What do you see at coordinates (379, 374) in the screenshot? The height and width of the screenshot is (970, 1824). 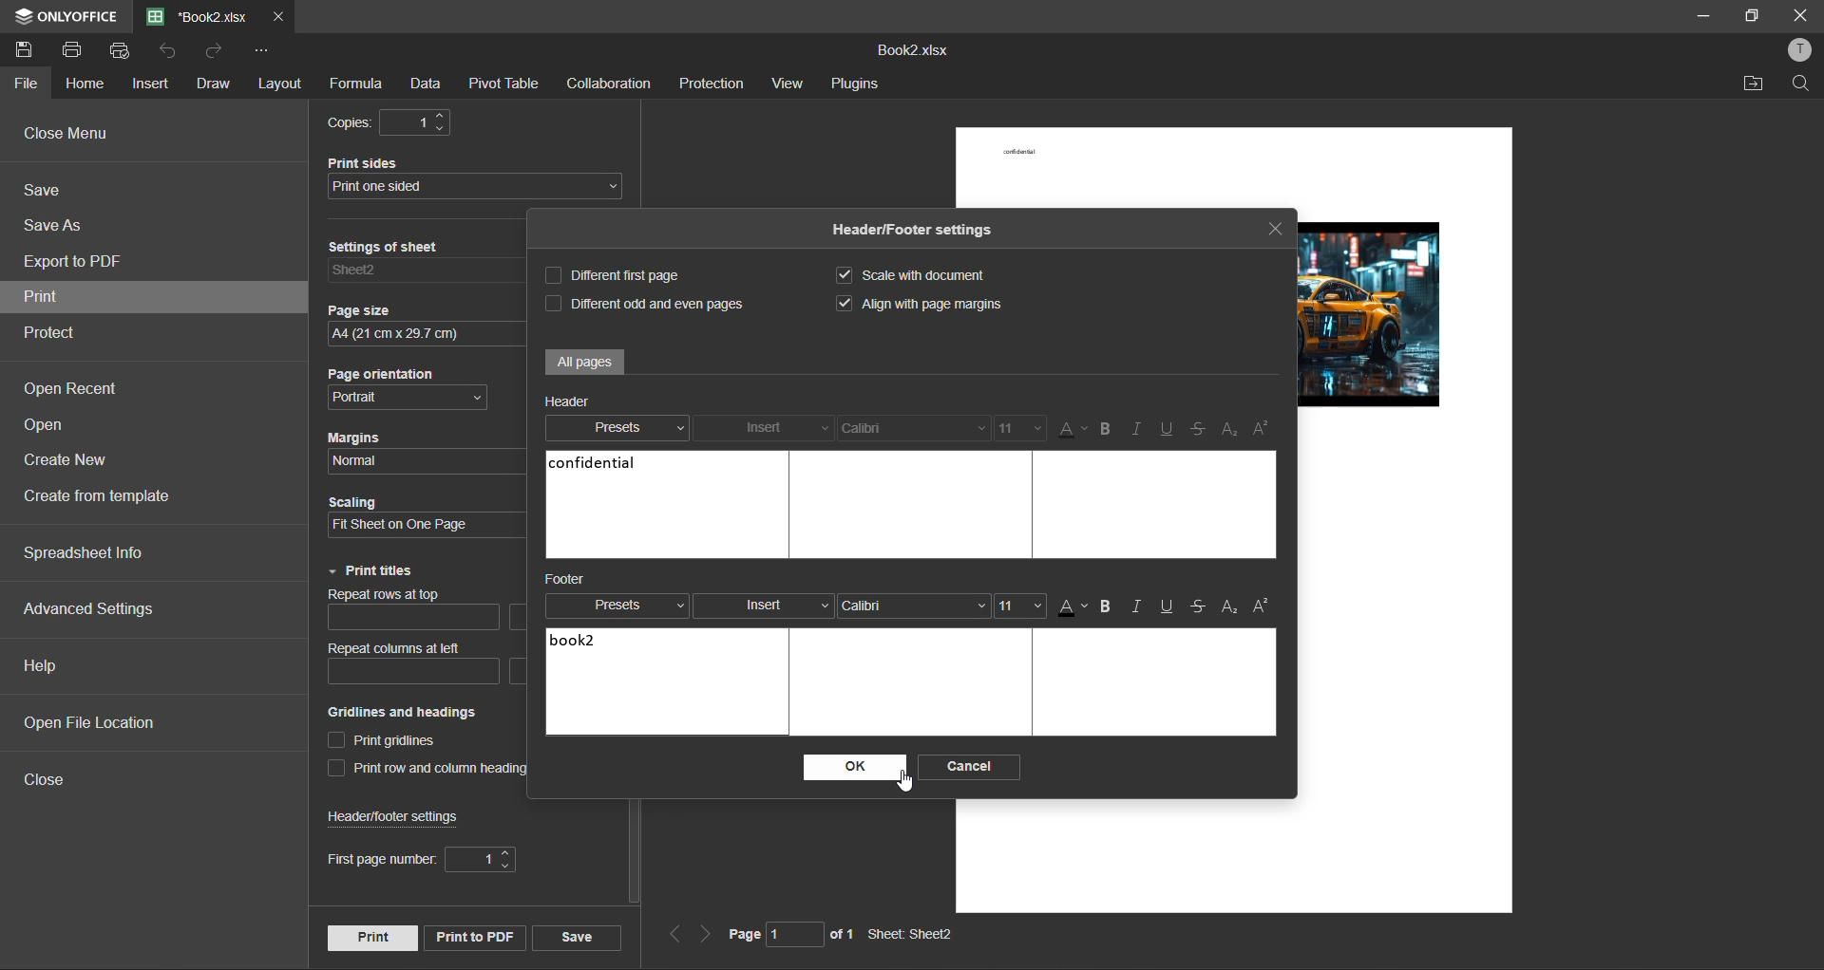 I see `Page orientation` at bounding box center [379, 374].